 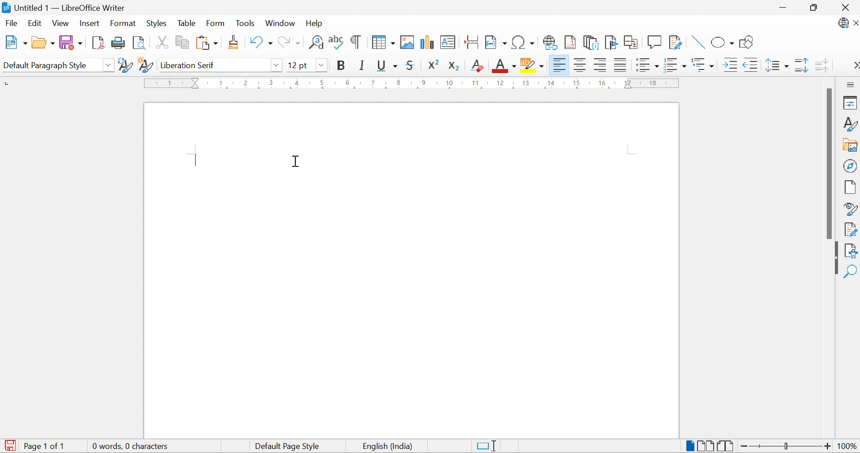 I want to click on Zoom In, so click(x=827, y=447).